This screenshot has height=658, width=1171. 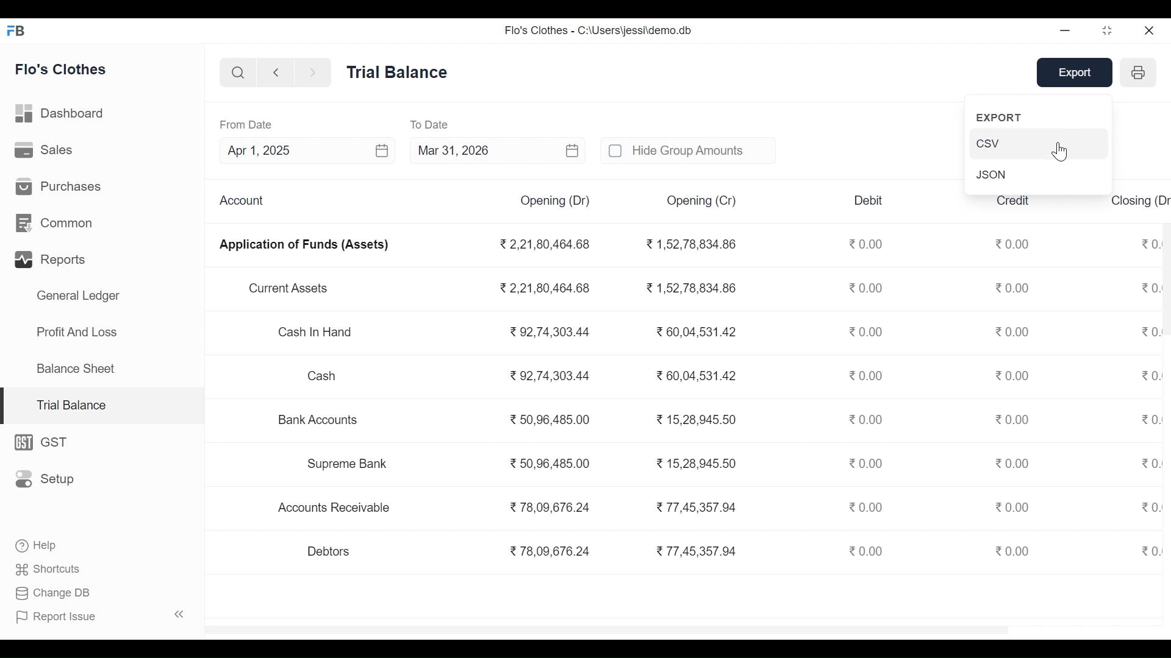 What do you see at coordinates (550, 419) in the screenshot?
I see `50.96 485.00` at bounding box center [550, 419].